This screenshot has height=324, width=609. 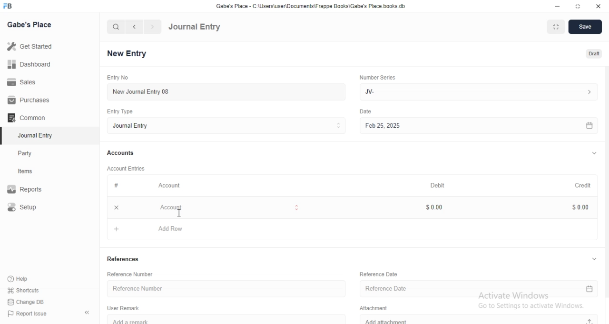 I want to click on Report Issue, so click(x=32, y=314).